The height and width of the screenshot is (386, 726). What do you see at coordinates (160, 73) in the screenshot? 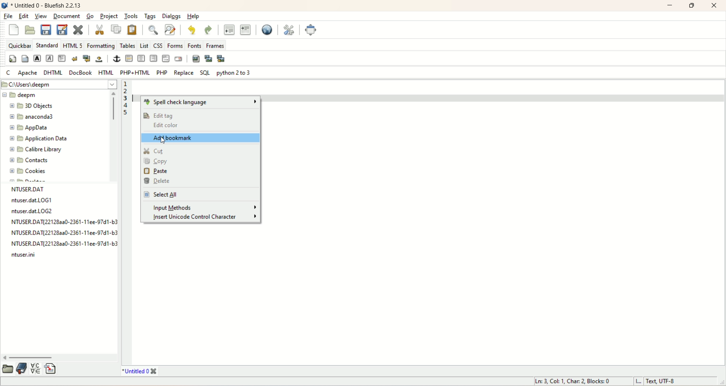
I see `PHP` at bounding box center [160, 73].